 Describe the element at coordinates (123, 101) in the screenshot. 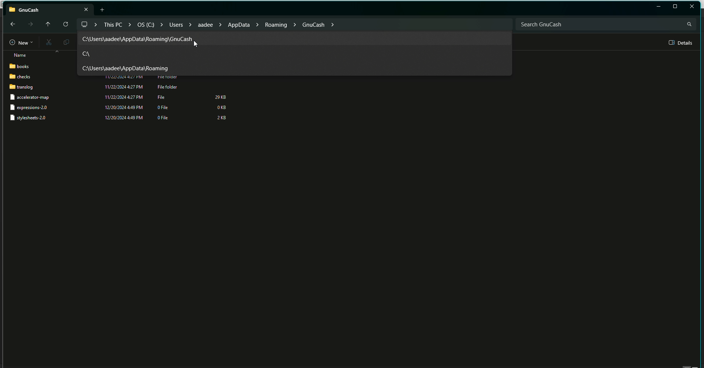

I see `Date` at that location.